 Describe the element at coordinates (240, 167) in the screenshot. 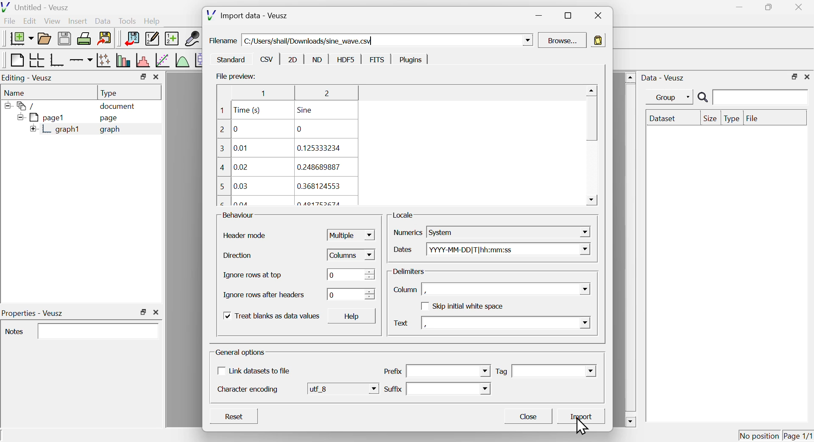

I see `0.02` at that location.